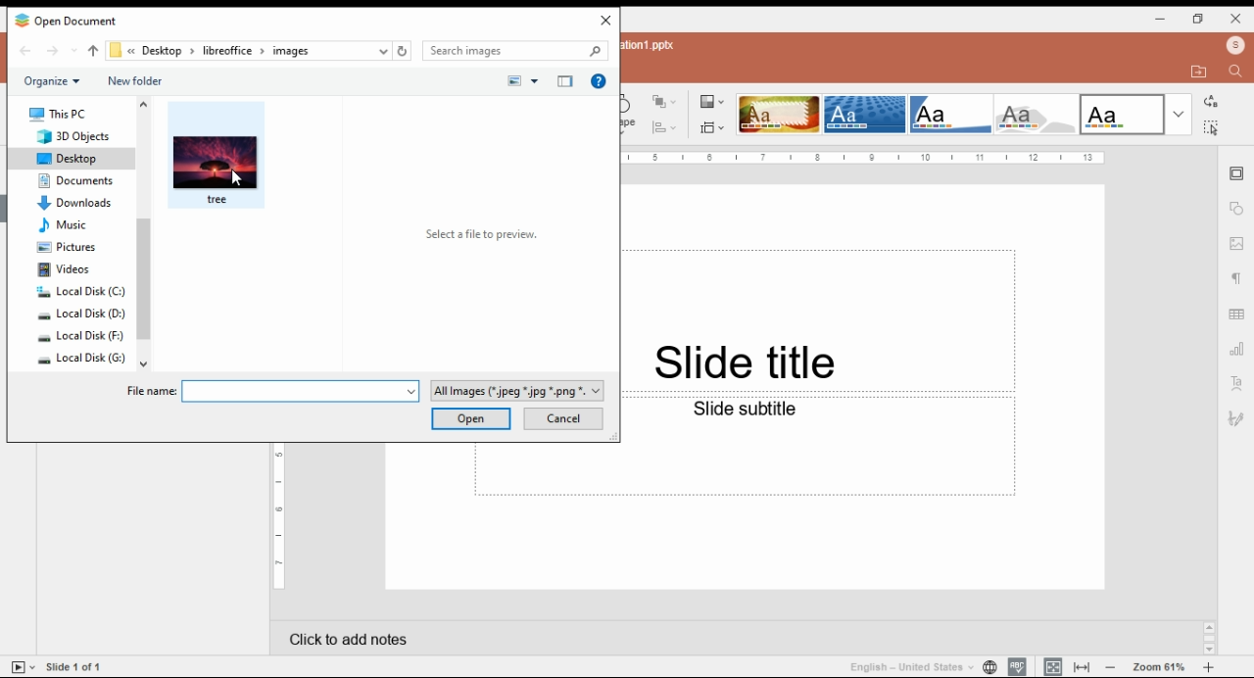 Image resolution: width=1254 pixels, height=678 pixels. What do you see at coordinates (483, 234) in the screenshot?
I see `Select a file to preview.` at bounding box center [483, 234].